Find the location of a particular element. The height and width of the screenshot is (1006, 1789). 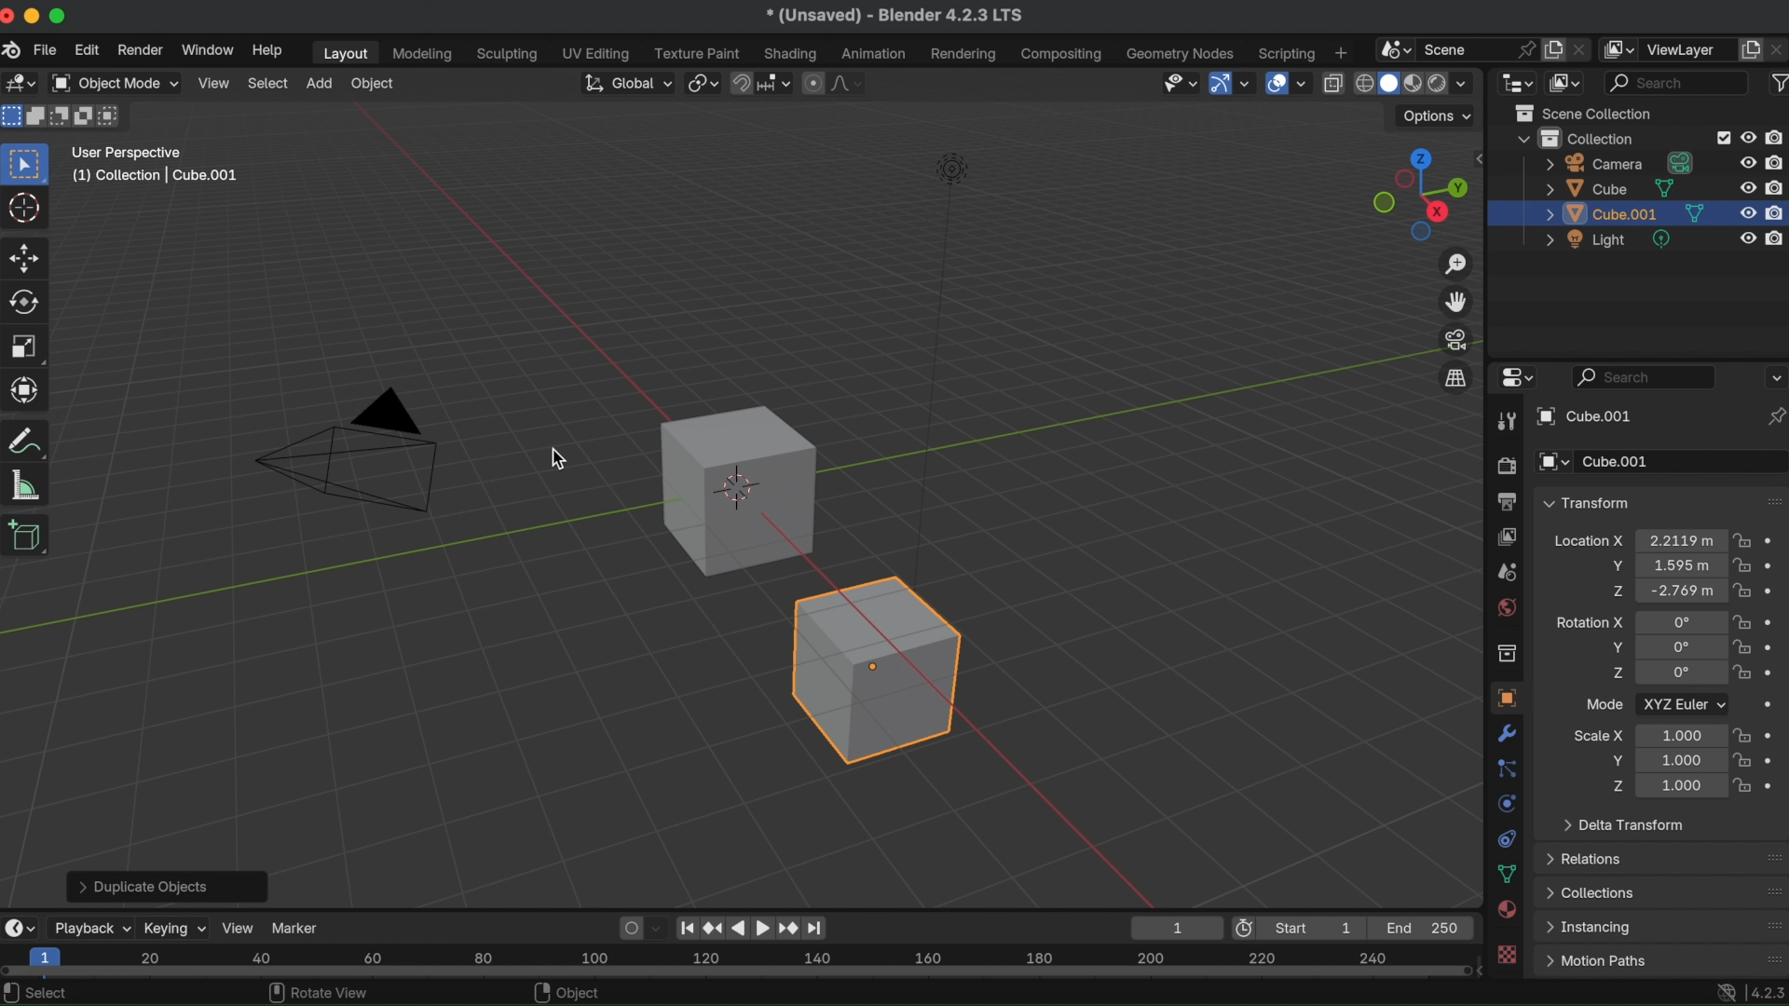

particles is located at coordinates (1508, 769).